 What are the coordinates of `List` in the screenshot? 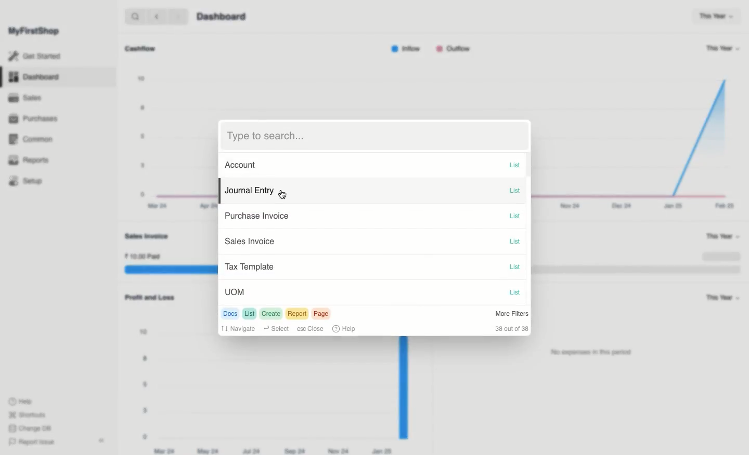 It's located at (513, 241).